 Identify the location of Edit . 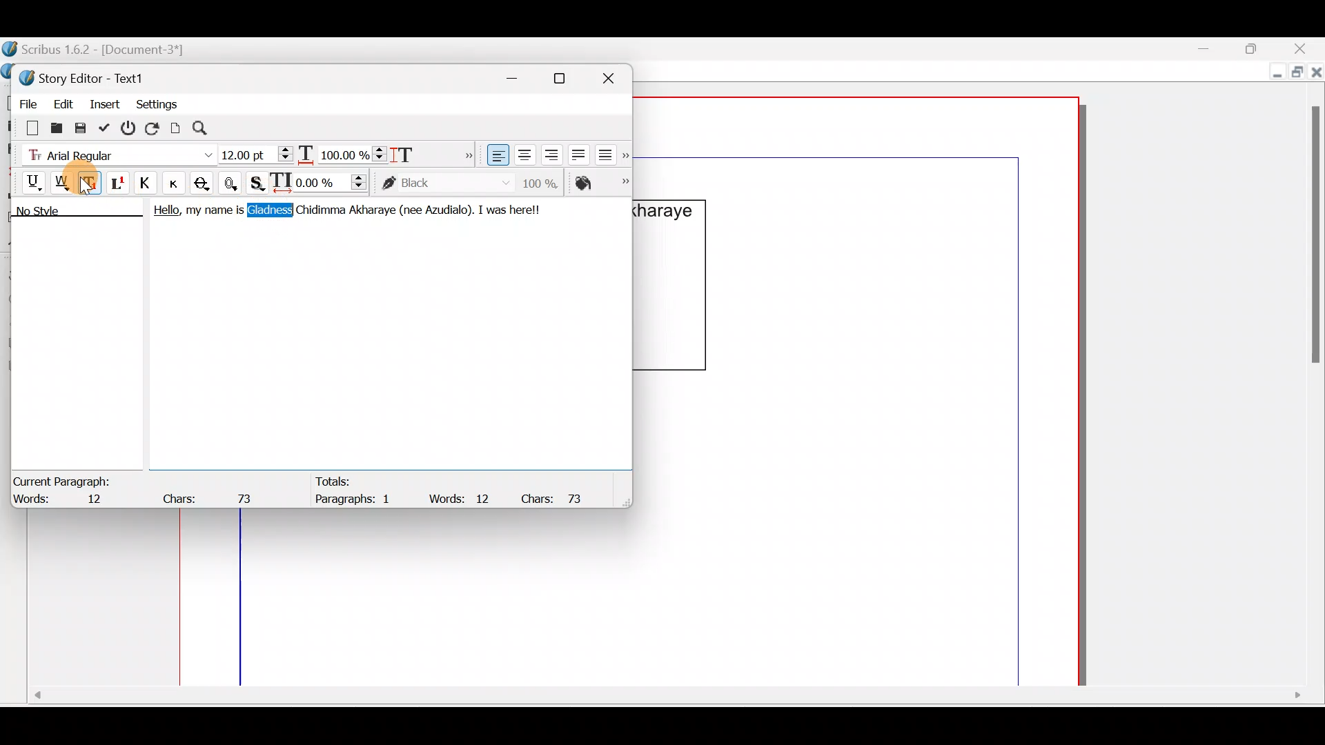
(63, 101).